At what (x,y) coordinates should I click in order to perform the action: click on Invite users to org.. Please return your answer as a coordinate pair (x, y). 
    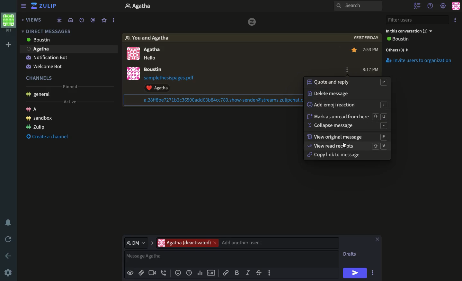
    Looking at the image, I should click on (420, 49).